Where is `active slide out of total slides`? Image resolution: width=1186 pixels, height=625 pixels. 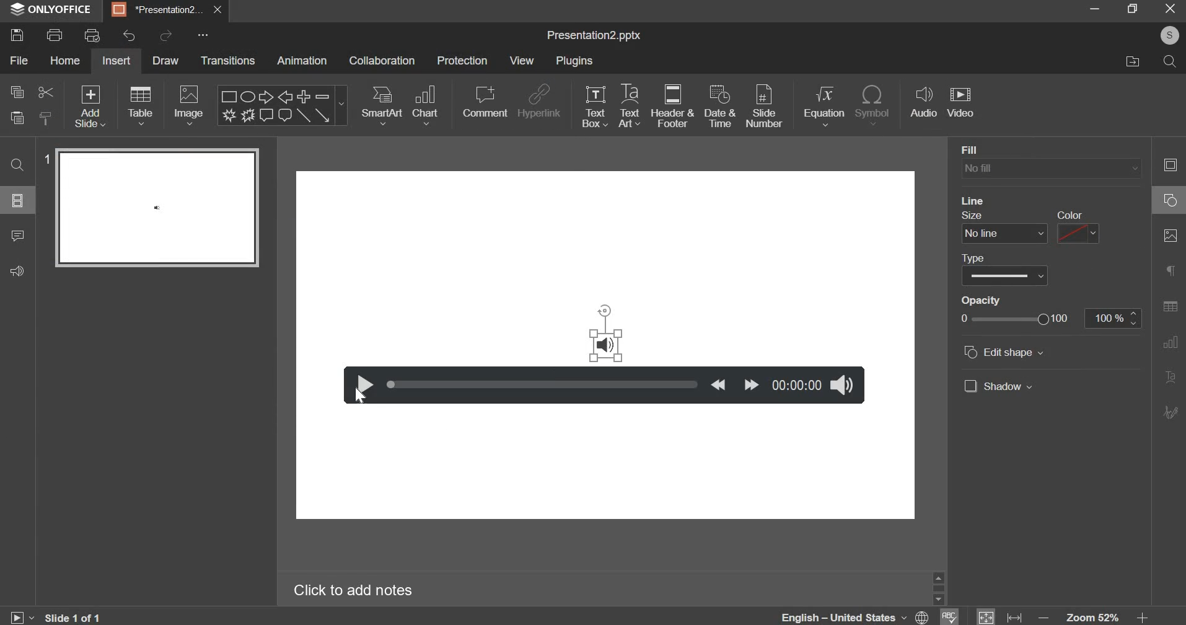
active slide out of total slides is located at coordinates (74, 616).